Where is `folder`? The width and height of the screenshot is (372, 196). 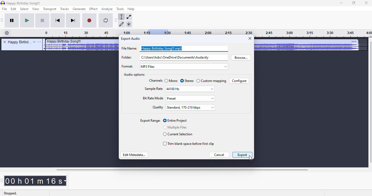 folder is located at coordinates (174, 58).